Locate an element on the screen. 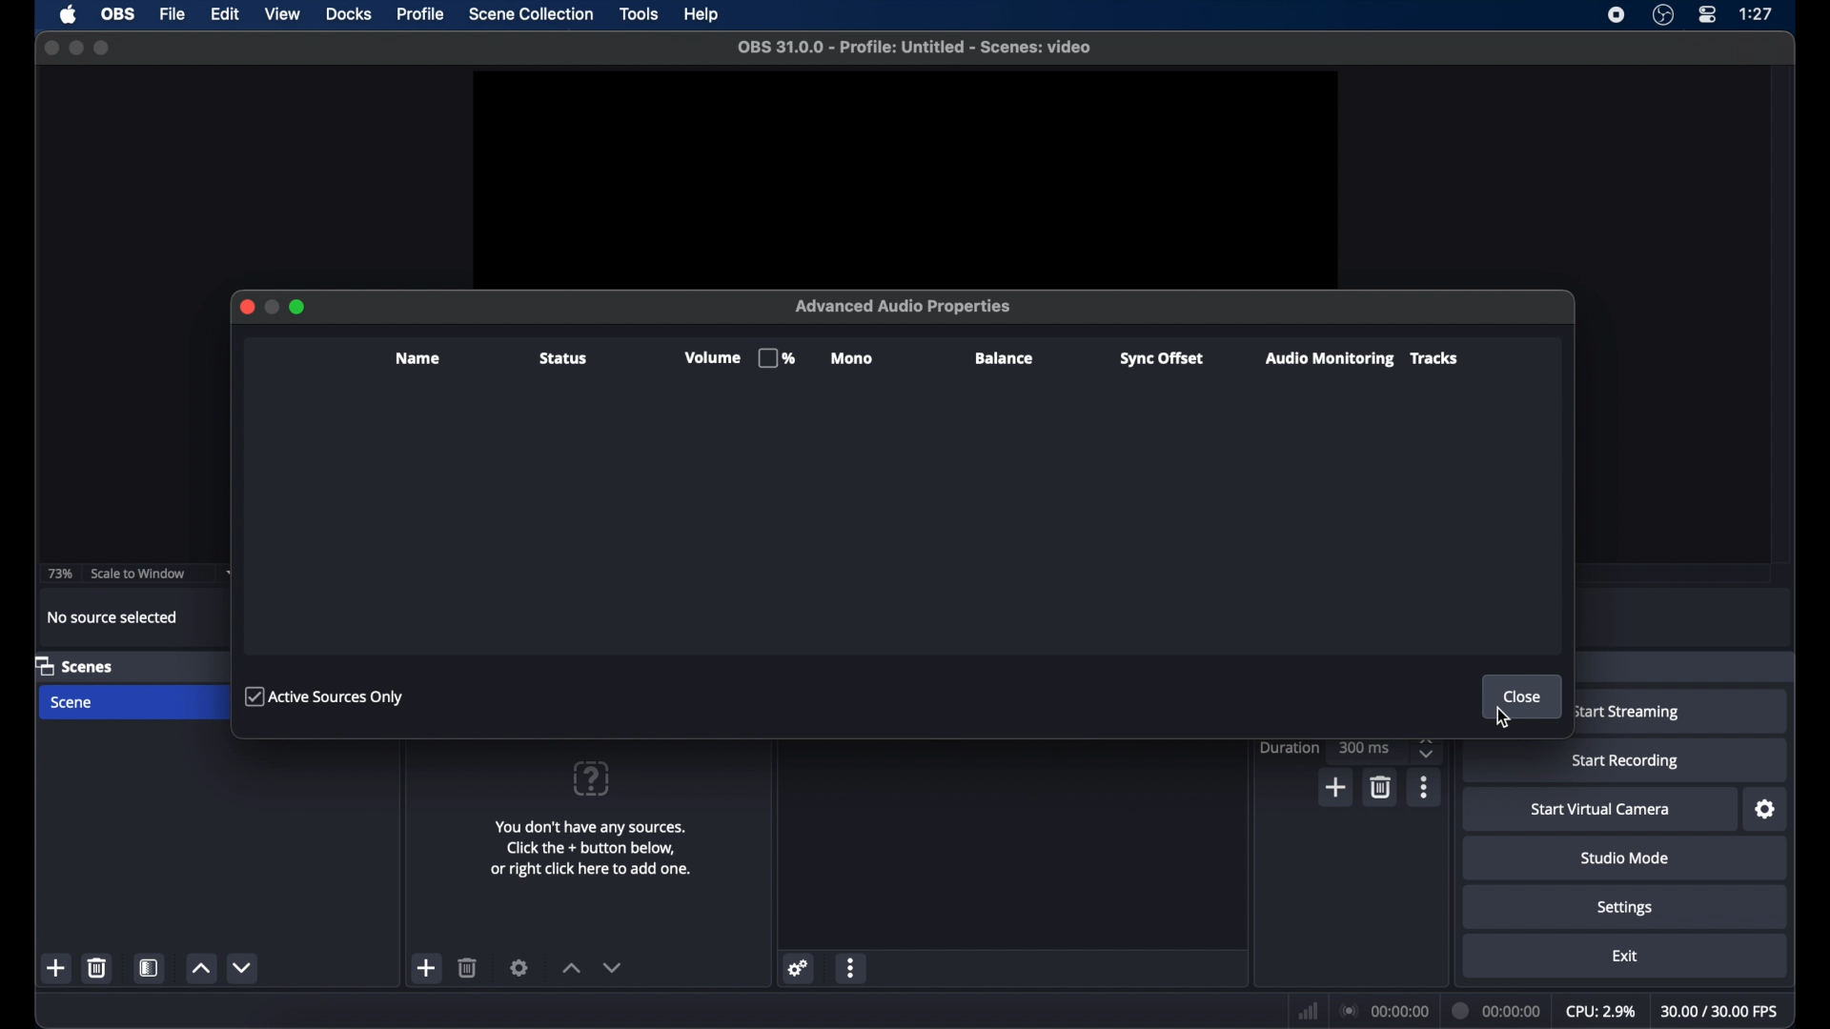 The image size is (1830, 1029). status is located at coordinates (561, 359).